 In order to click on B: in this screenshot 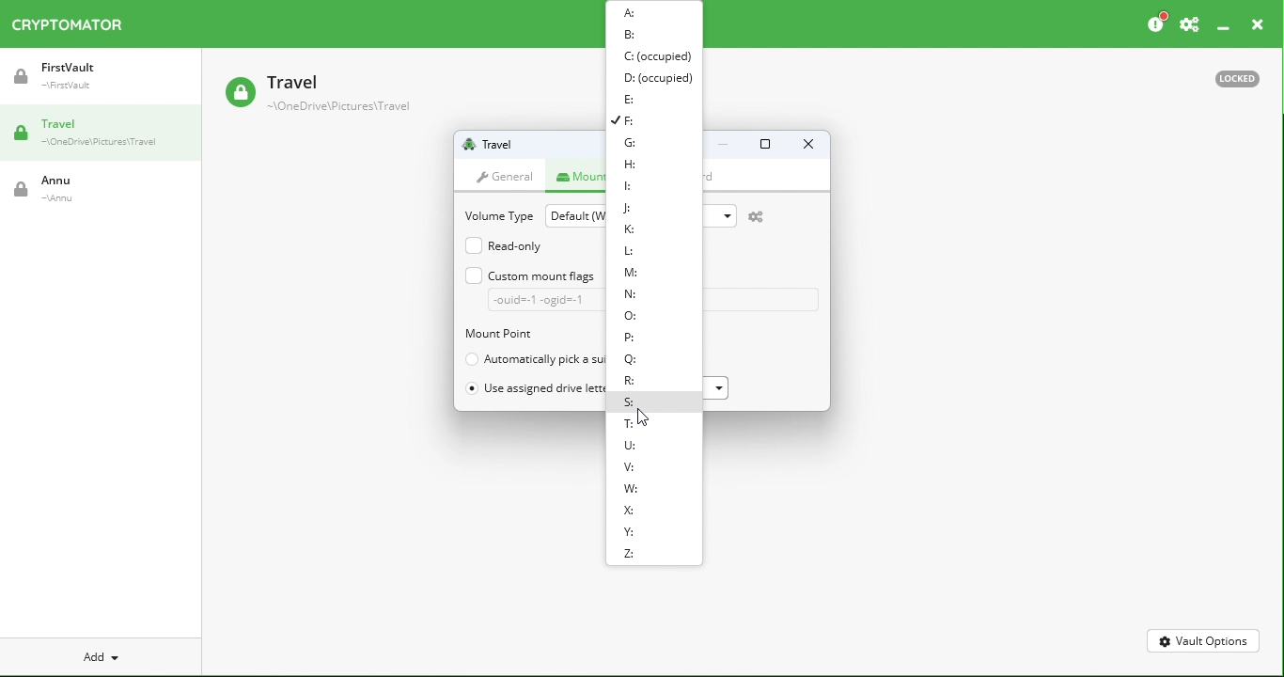, I will do `click(632, 35)`.